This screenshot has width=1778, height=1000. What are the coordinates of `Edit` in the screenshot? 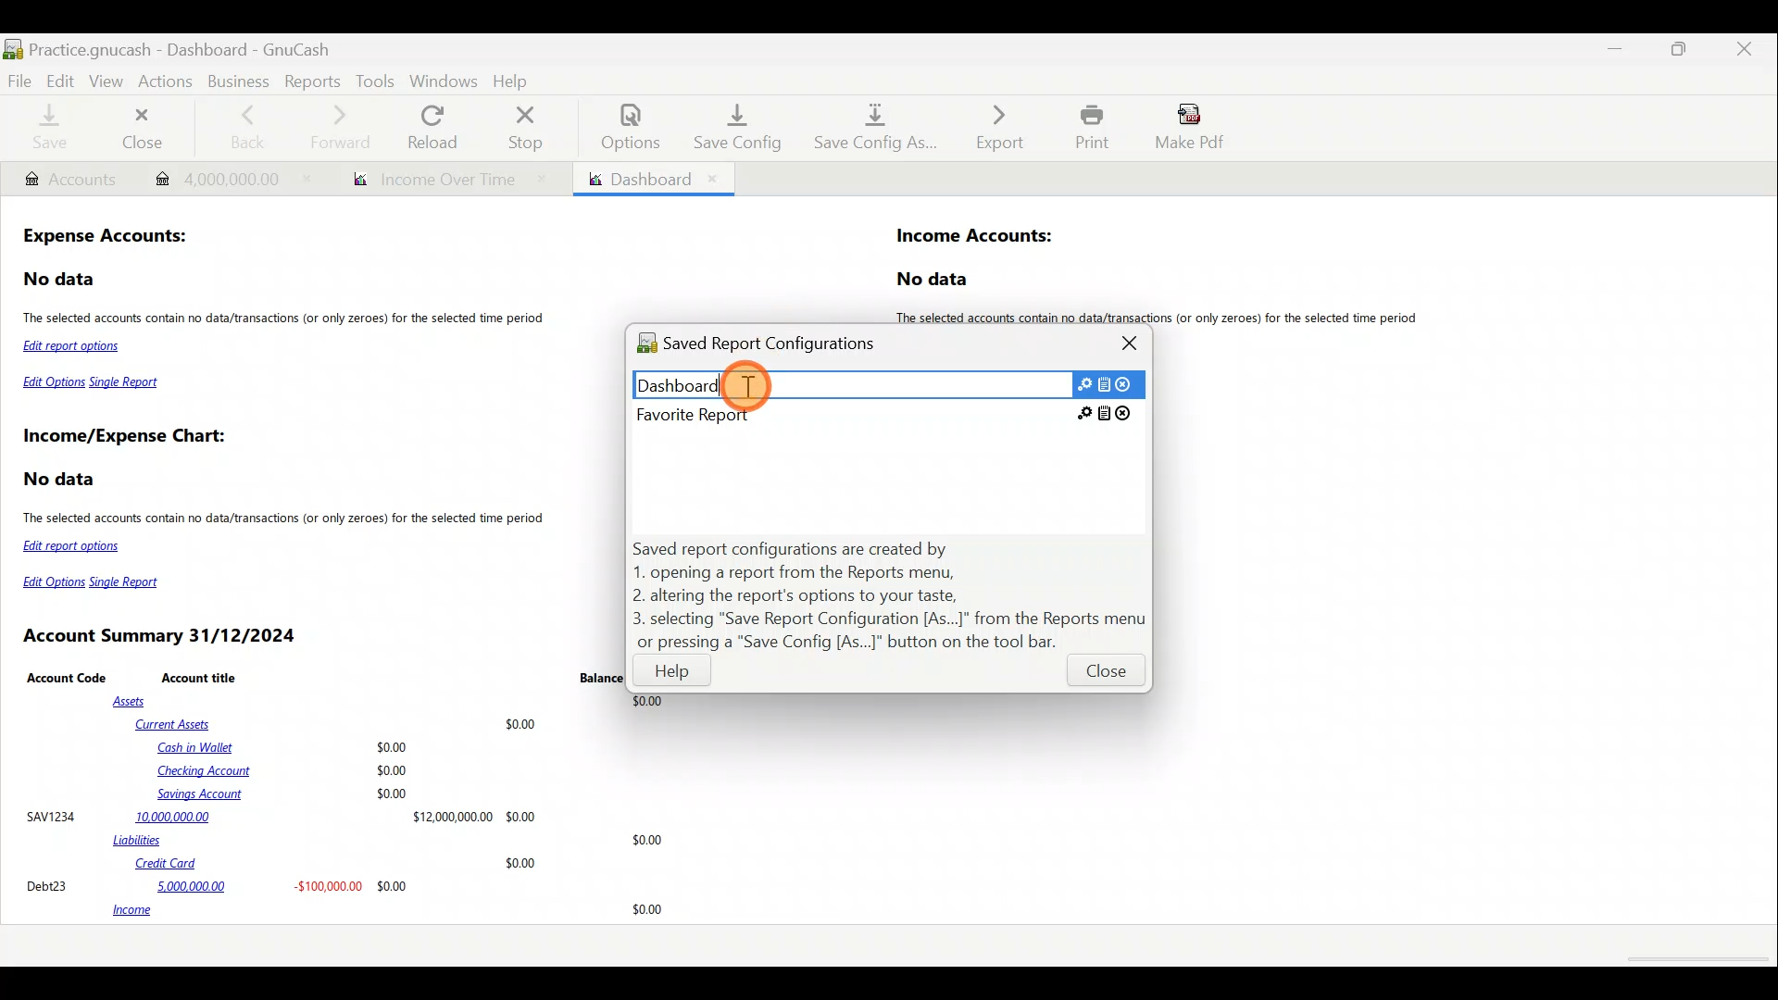 It's located at (60, 80).